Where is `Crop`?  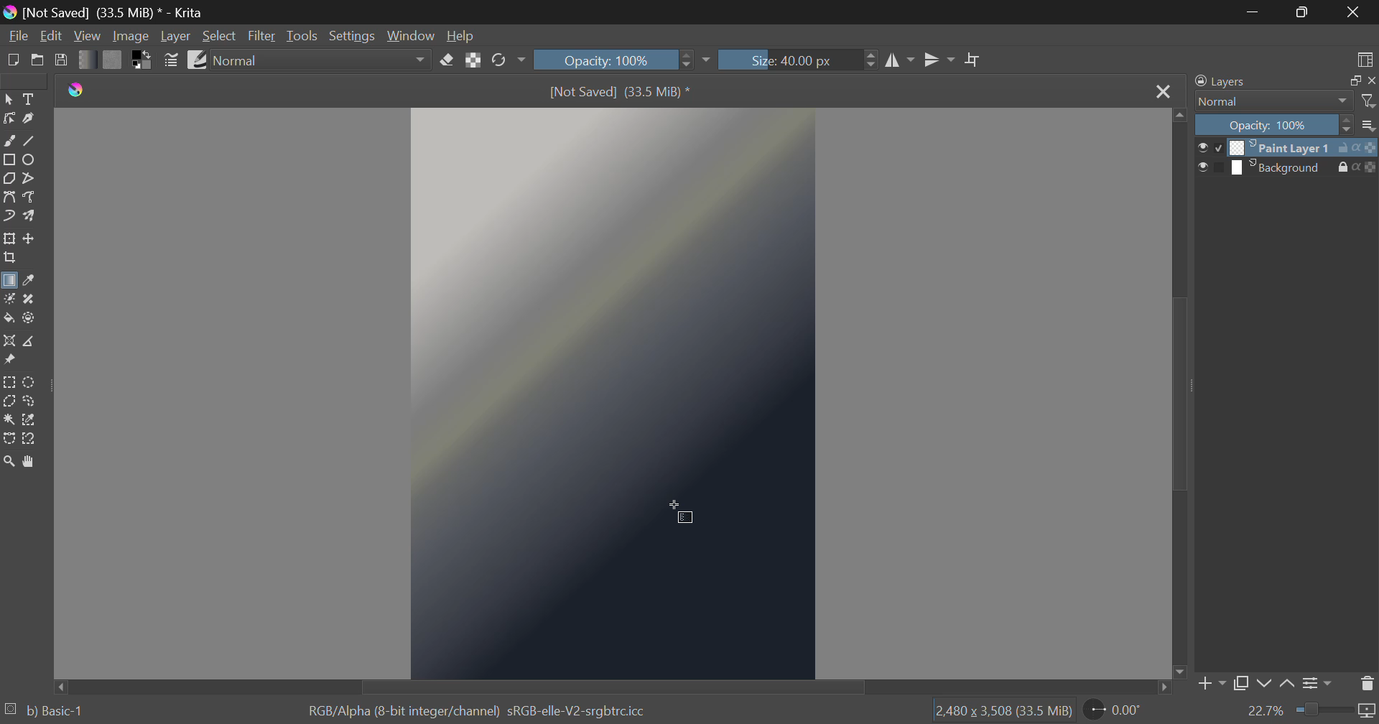 Crop is located at coordinates (973, 60).